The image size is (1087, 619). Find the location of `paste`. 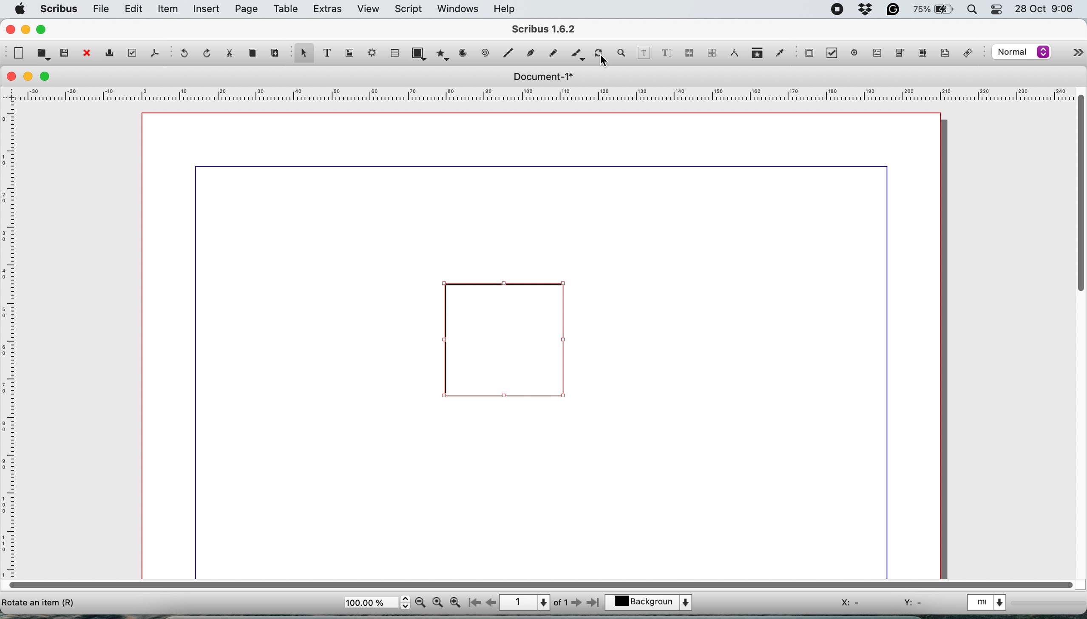

paste is located at coordinates (275, 54).